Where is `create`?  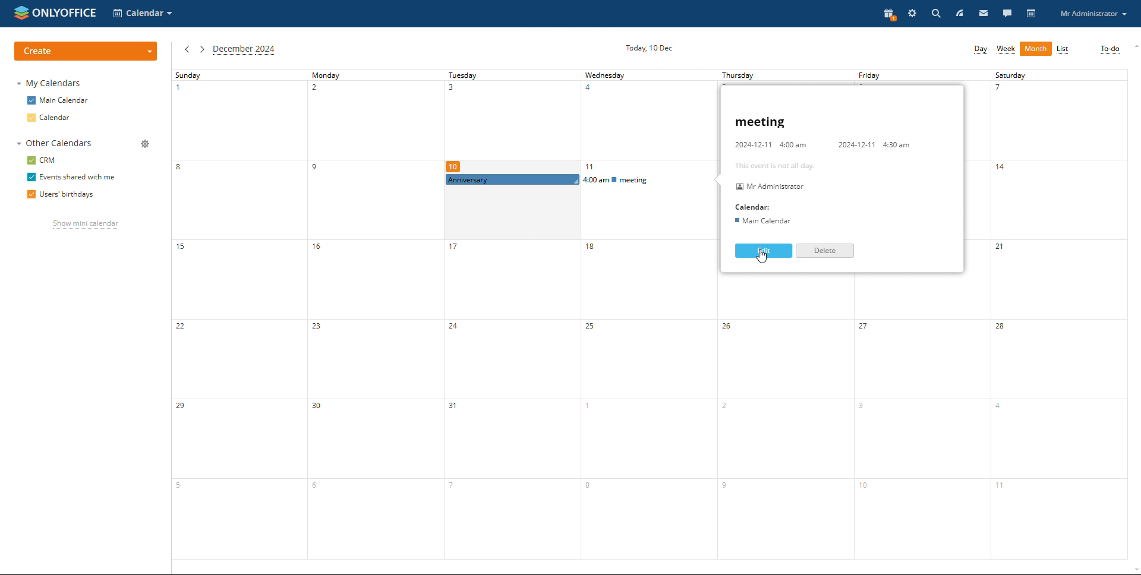 create is located at coordinates (85, 51).